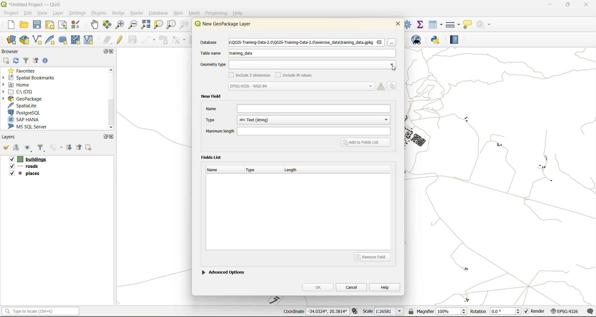  What do you see at coordinates (38, 40) in the screenshot?
I see `new shapefile layer` at bounding box center [38, 40].